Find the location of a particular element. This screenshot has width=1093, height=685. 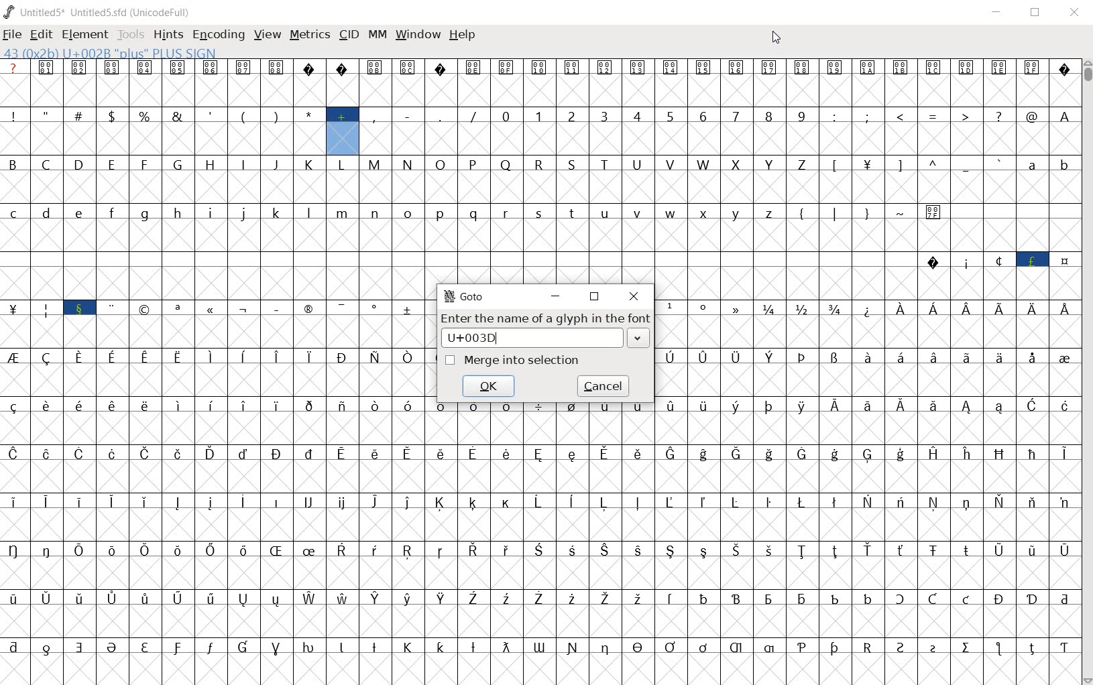

glyph characters is located at coordinates (751, 564).